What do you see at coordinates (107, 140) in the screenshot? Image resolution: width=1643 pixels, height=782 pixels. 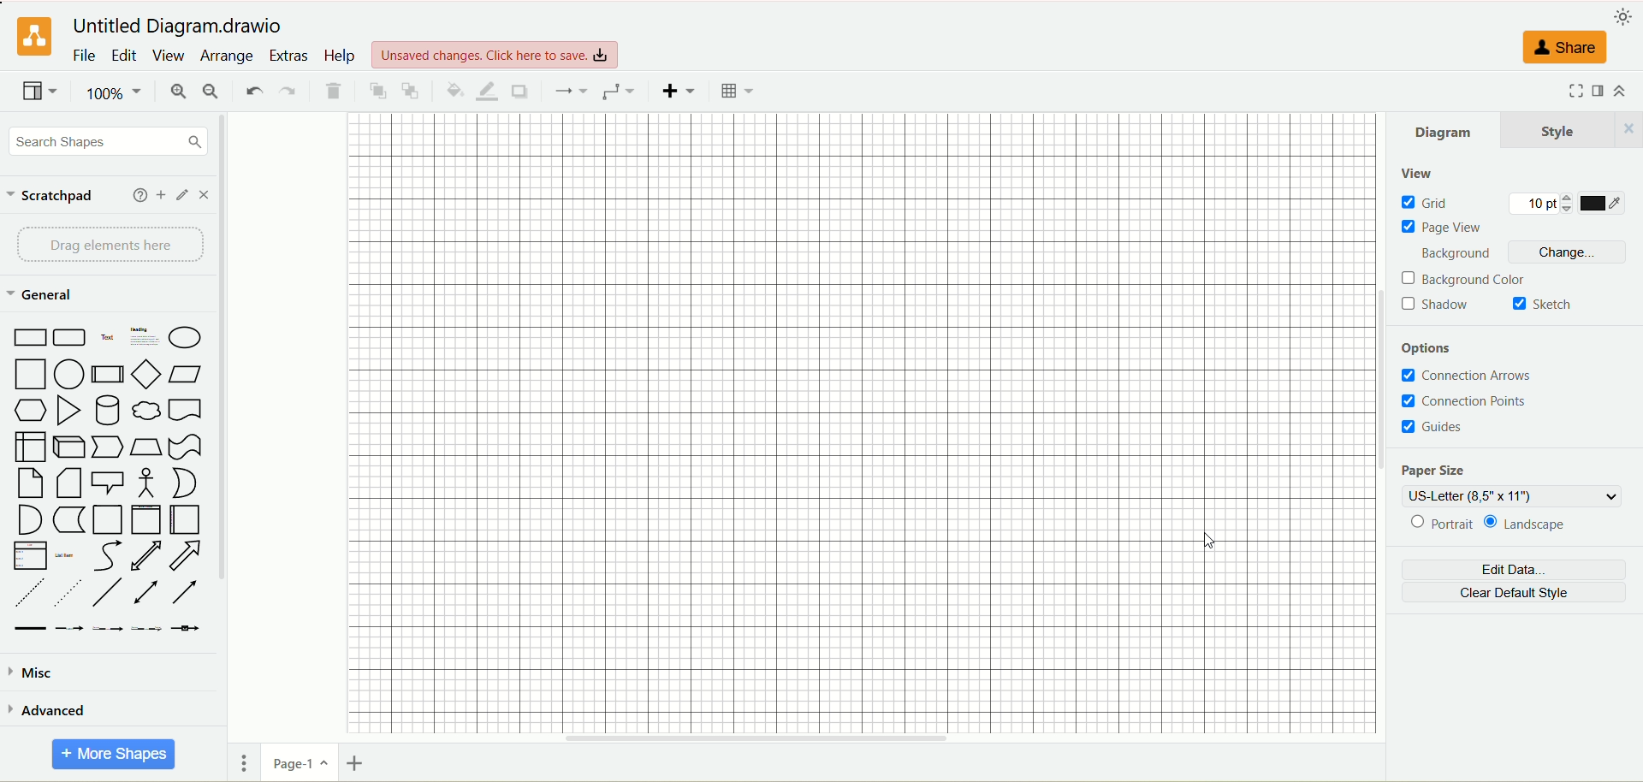 I see `search shapes` at bounding box center [107, 140].